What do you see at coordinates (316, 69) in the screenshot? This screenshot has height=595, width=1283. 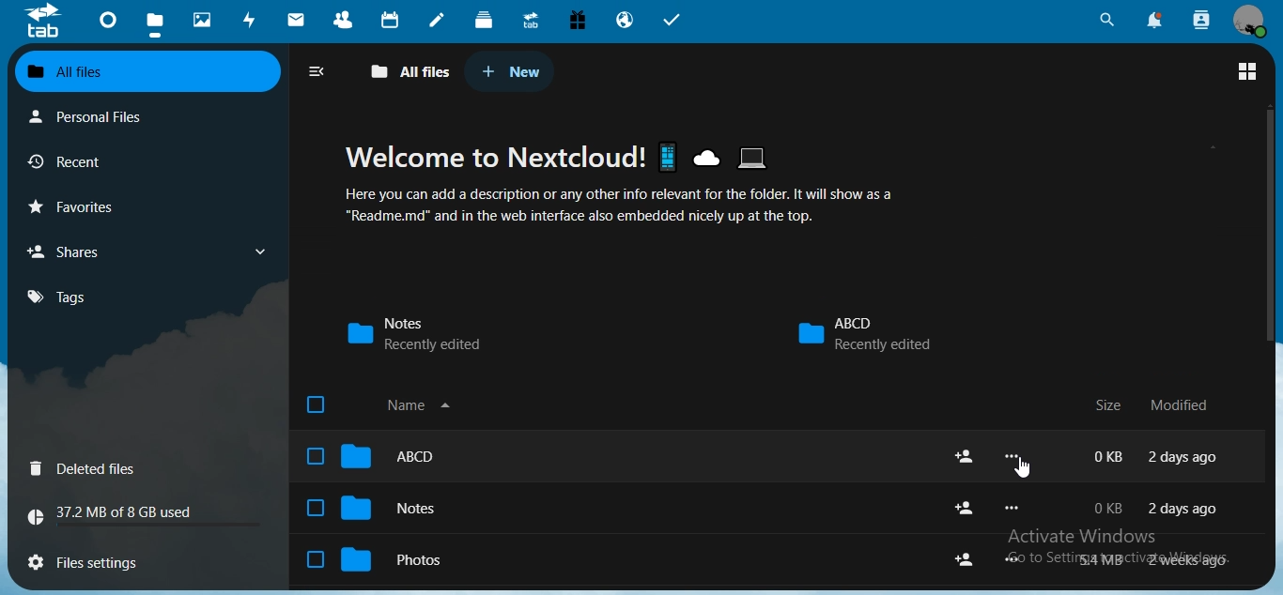 I see `close navigation` at bounding box center [316, 69].